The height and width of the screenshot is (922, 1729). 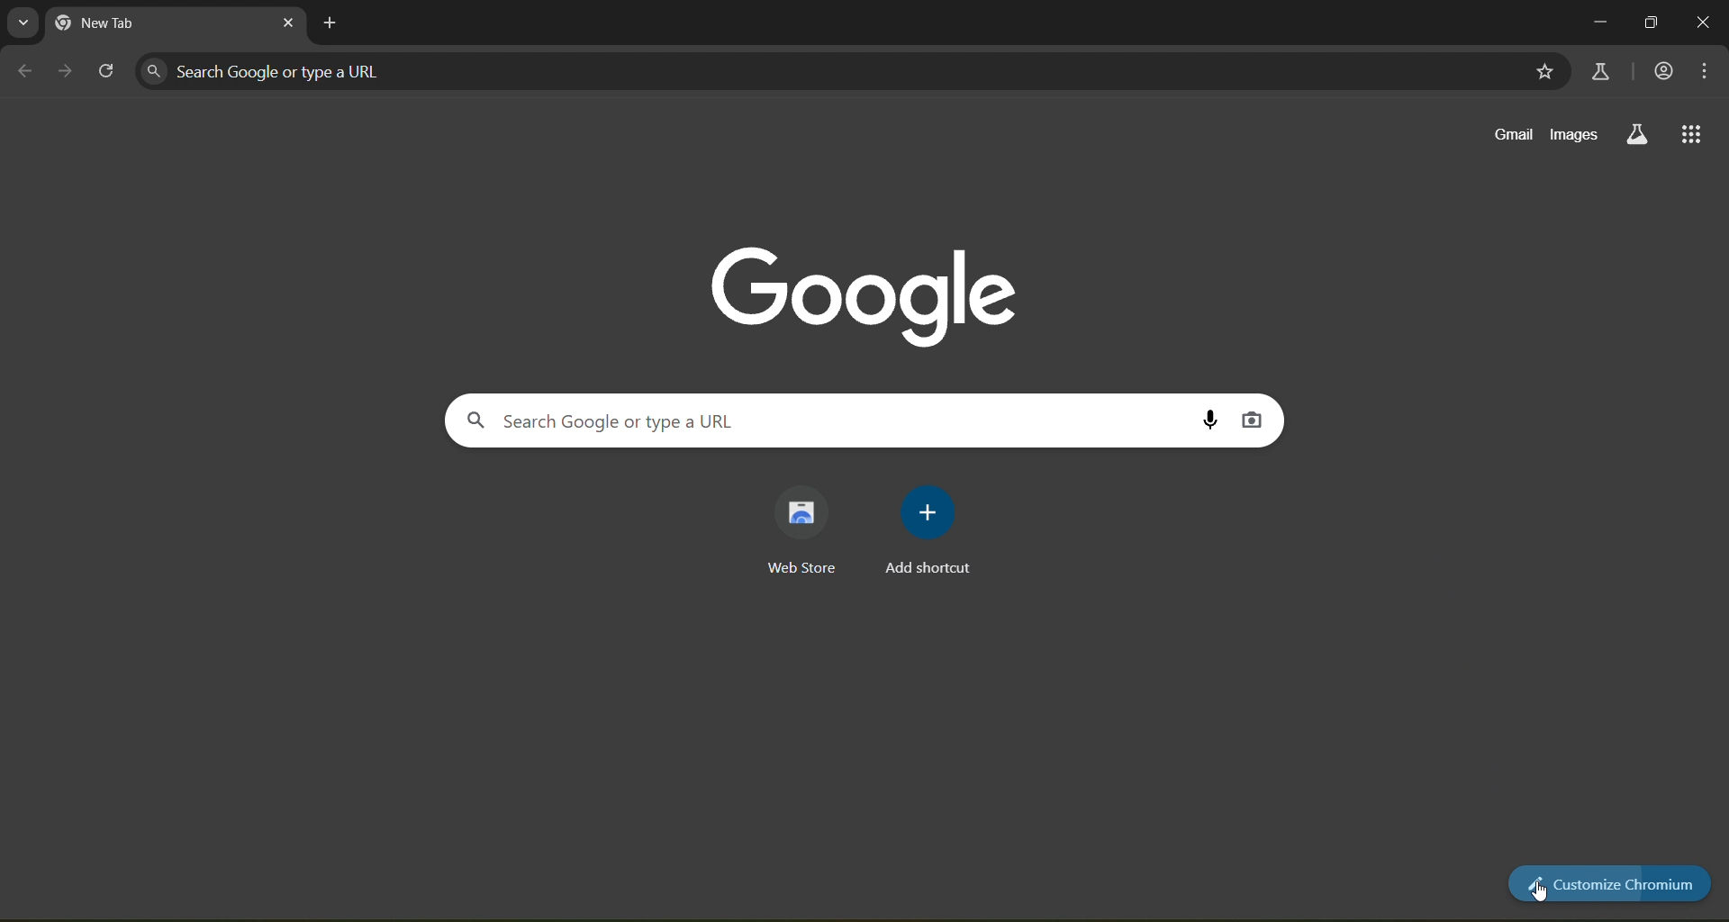 I want to click on go back one page, so click(x=23, y=69).